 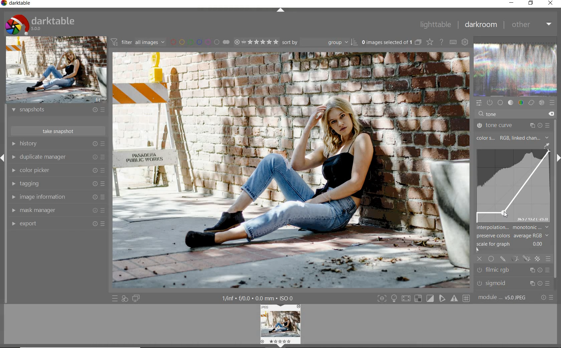 I want to click on uniformly, so click(x=491, y=258).